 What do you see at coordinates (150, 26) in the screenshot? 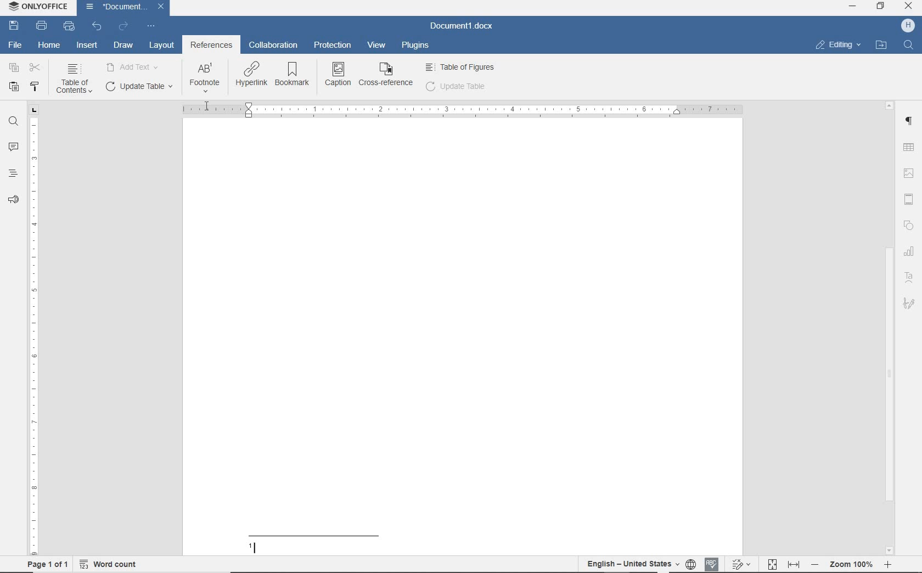
I see `customize quick access toolbar` at bounding box center [150, 26].